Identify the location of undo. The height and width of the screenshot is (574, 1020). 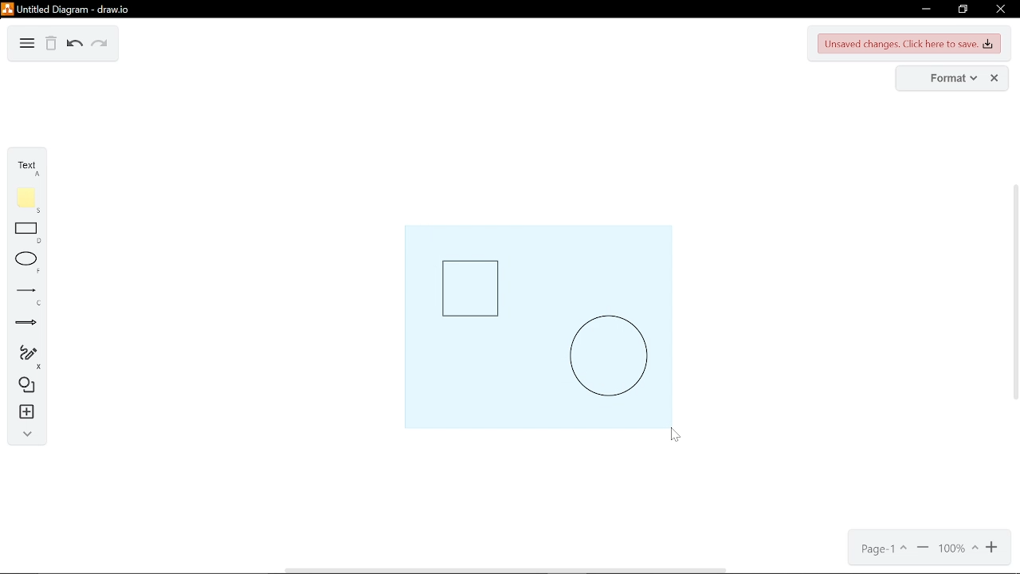
(73, 45).